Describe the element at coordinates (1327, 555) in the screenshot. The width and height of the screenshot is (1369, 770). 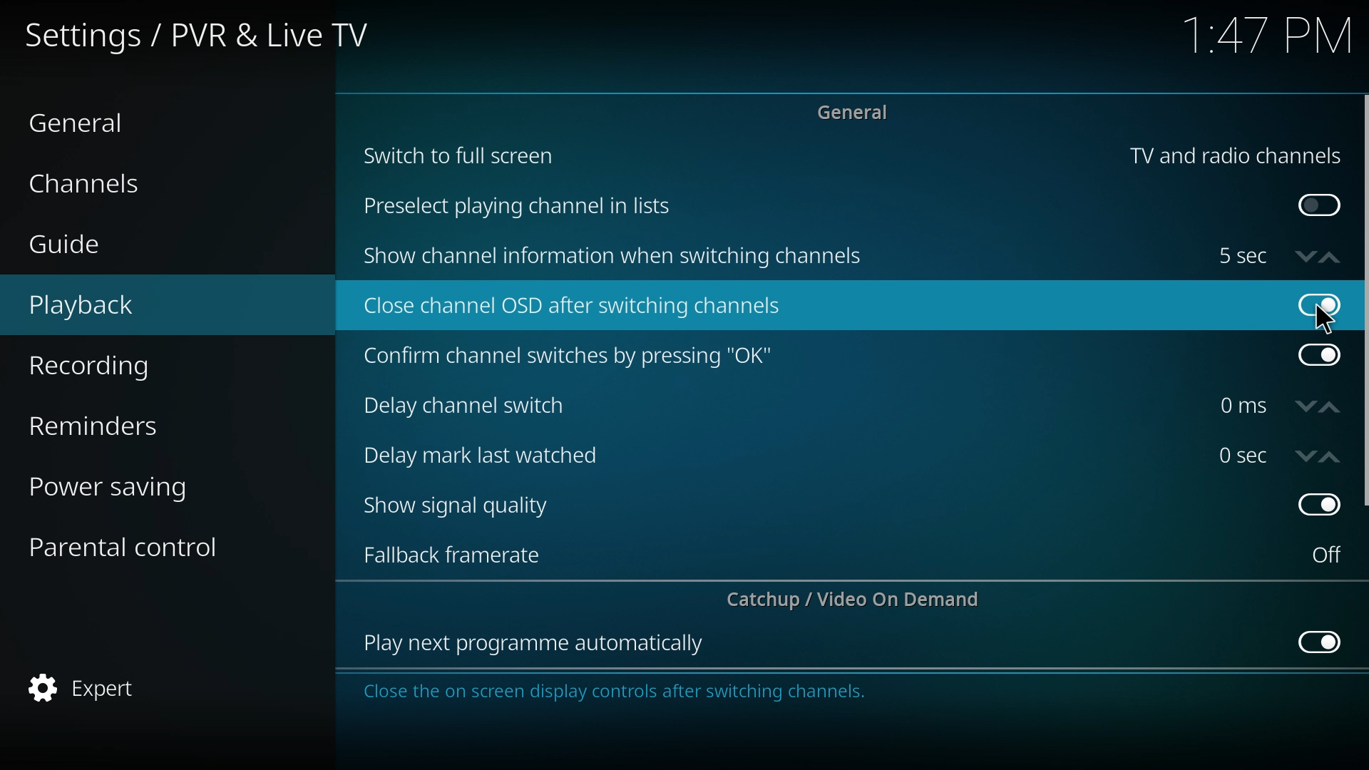
I see `on` at that location.